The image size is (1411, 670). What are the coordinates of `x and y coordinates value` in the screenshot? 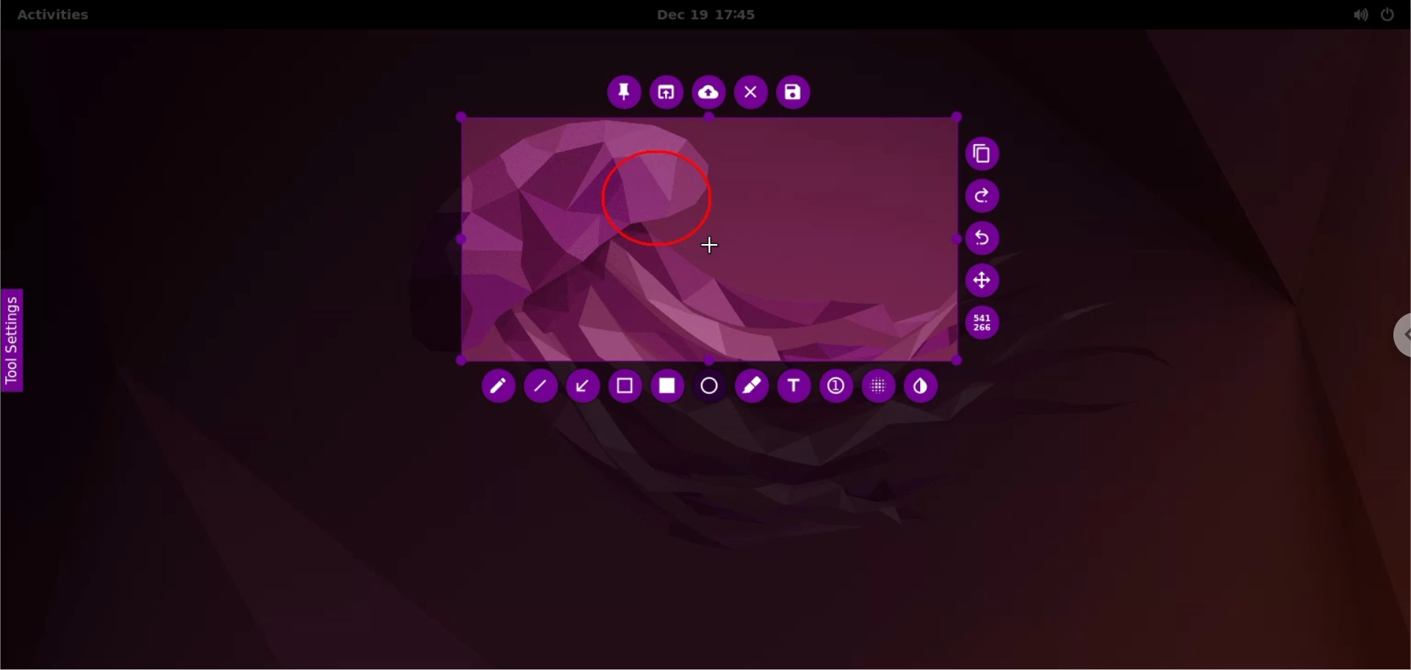 It's located at (983, 323).